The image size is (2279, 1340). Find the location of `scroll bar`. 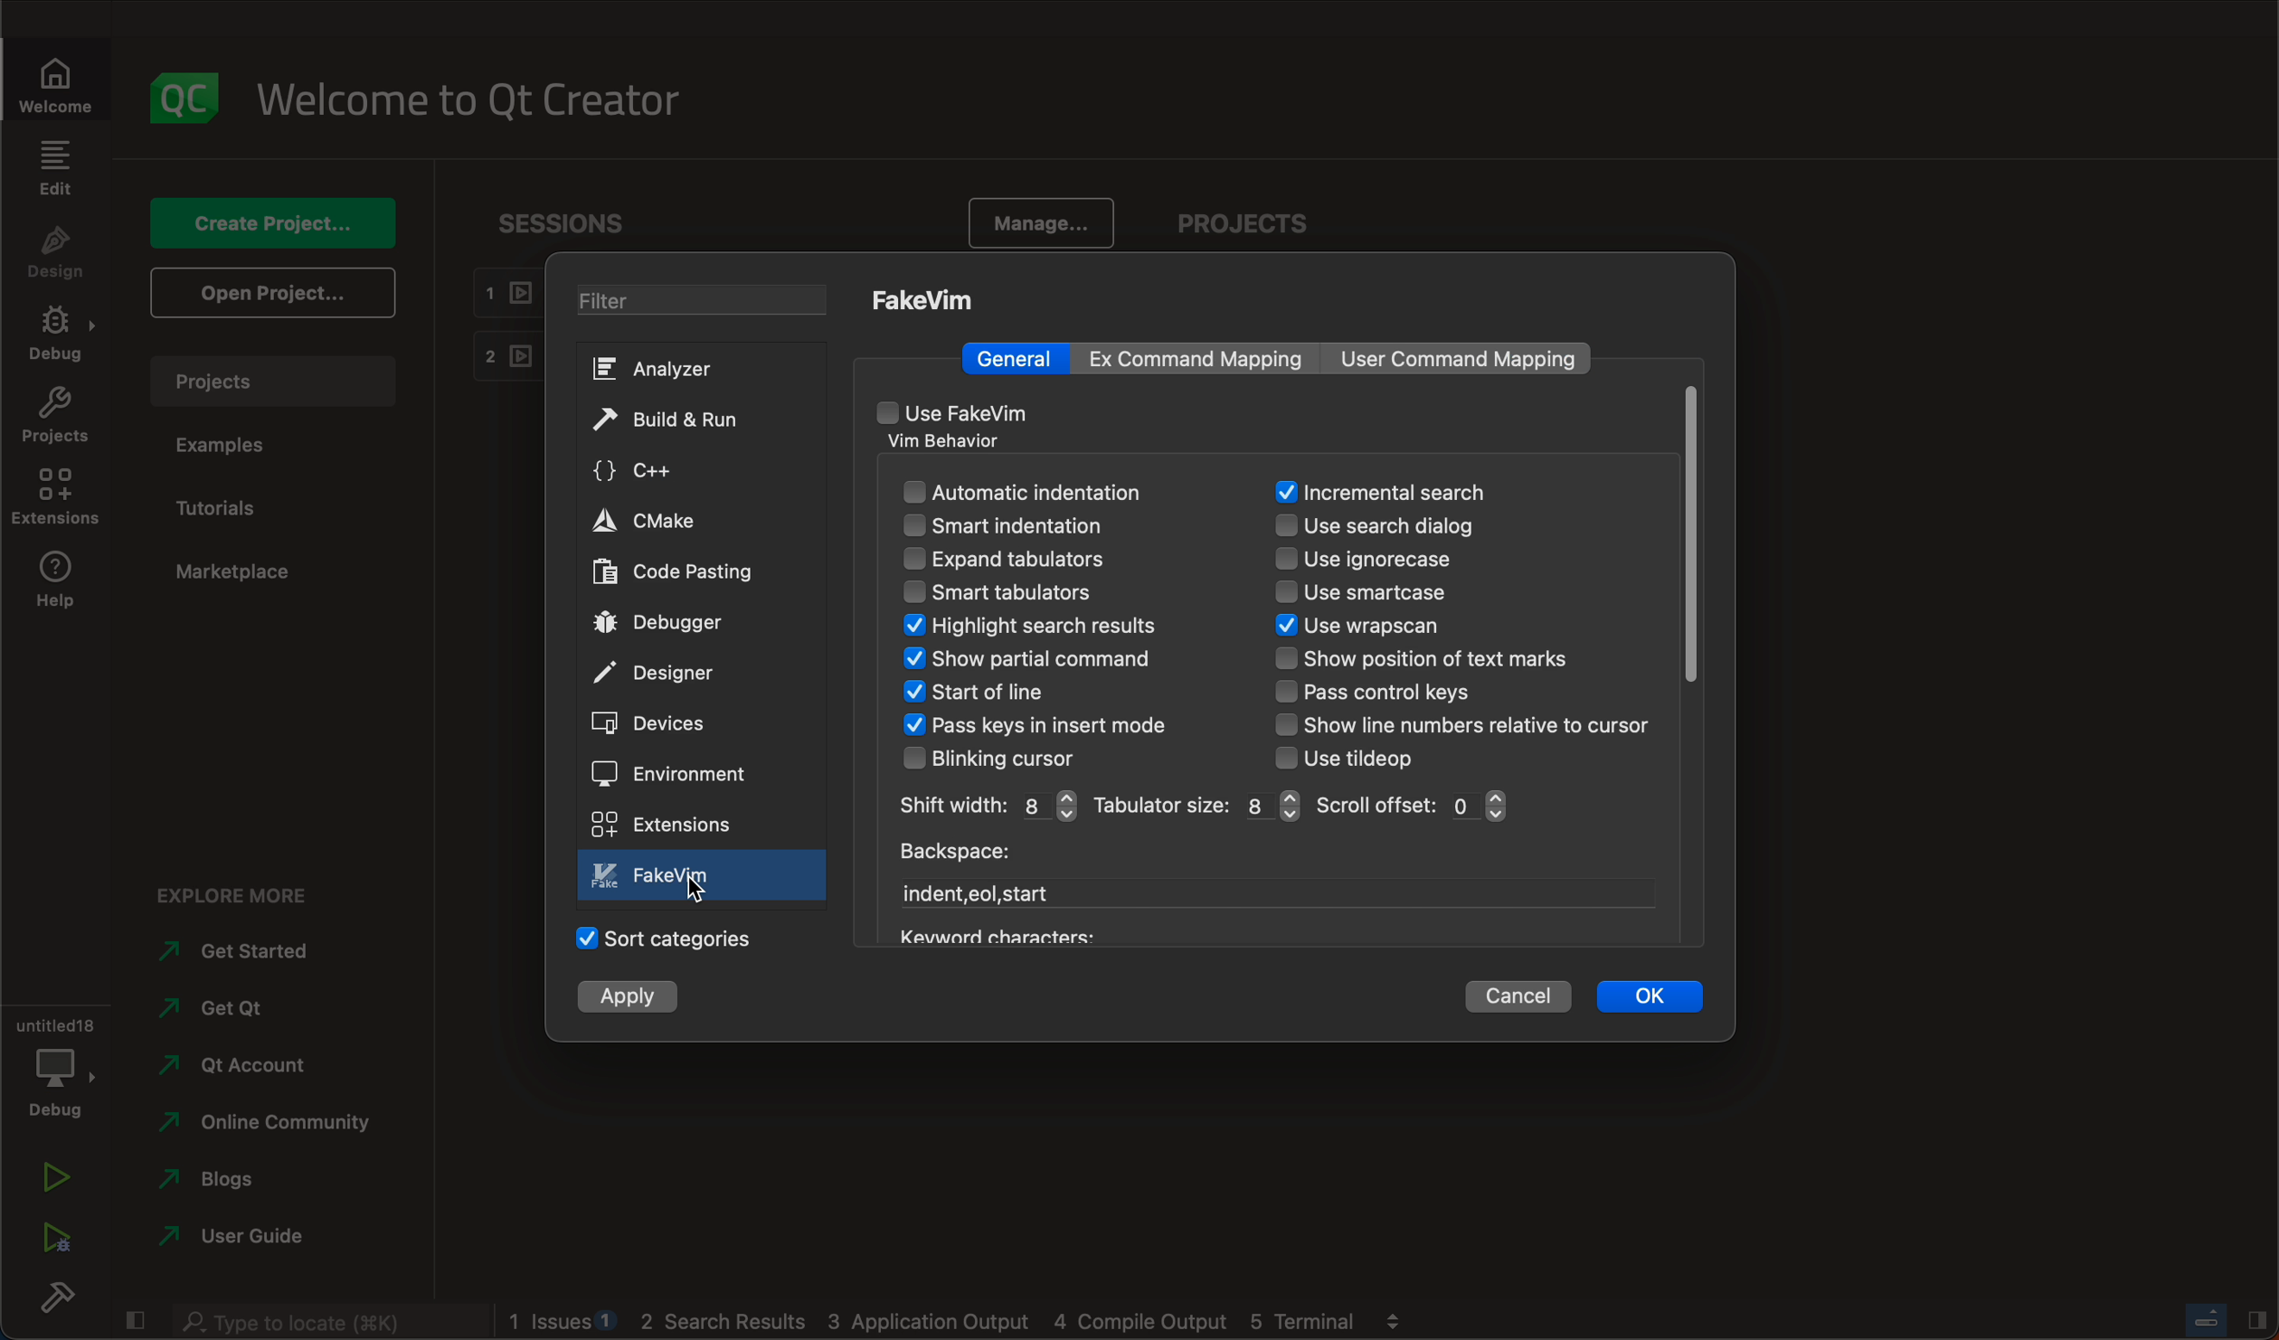

scroll bar is located at coordinates (1691, 537).